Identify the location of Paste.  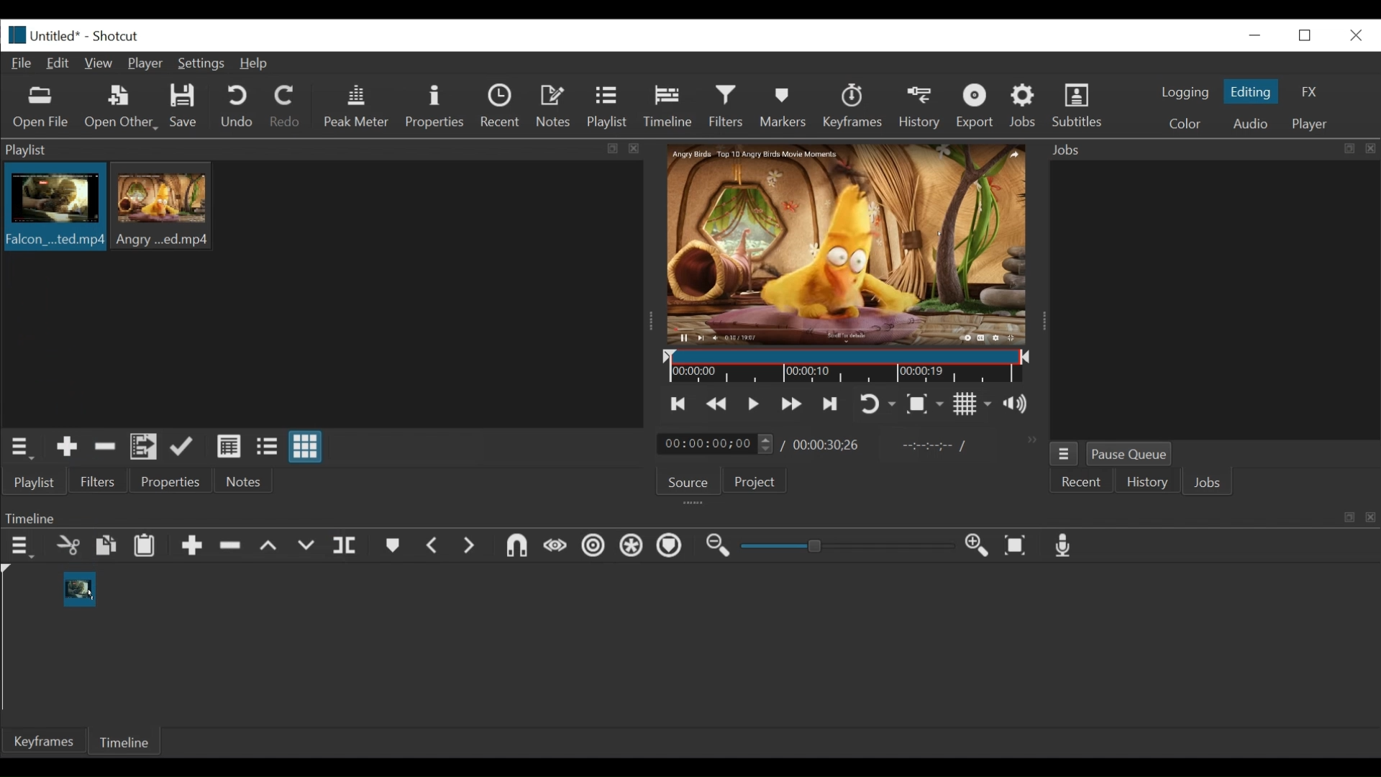
(150, 547).